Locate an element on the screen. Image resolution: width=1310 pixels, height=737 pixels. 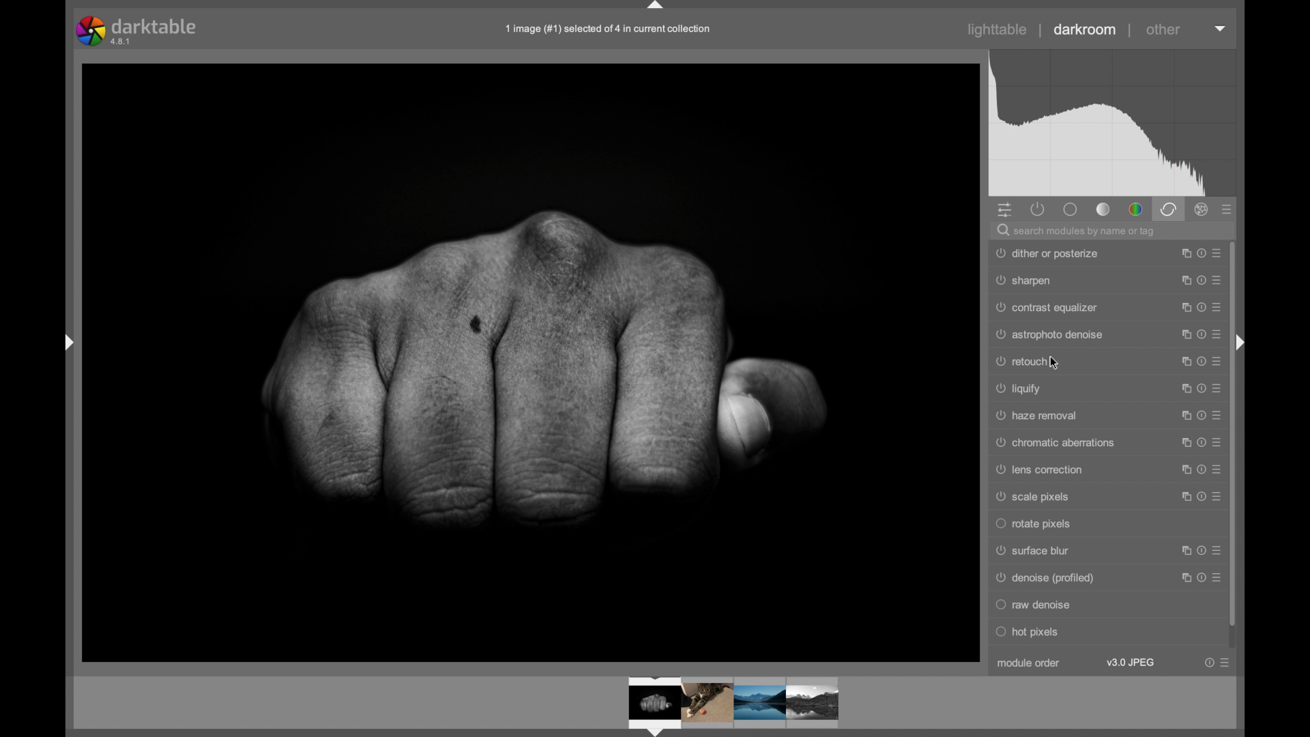
search modules by name or tag is located at coordinates (1077, 232).